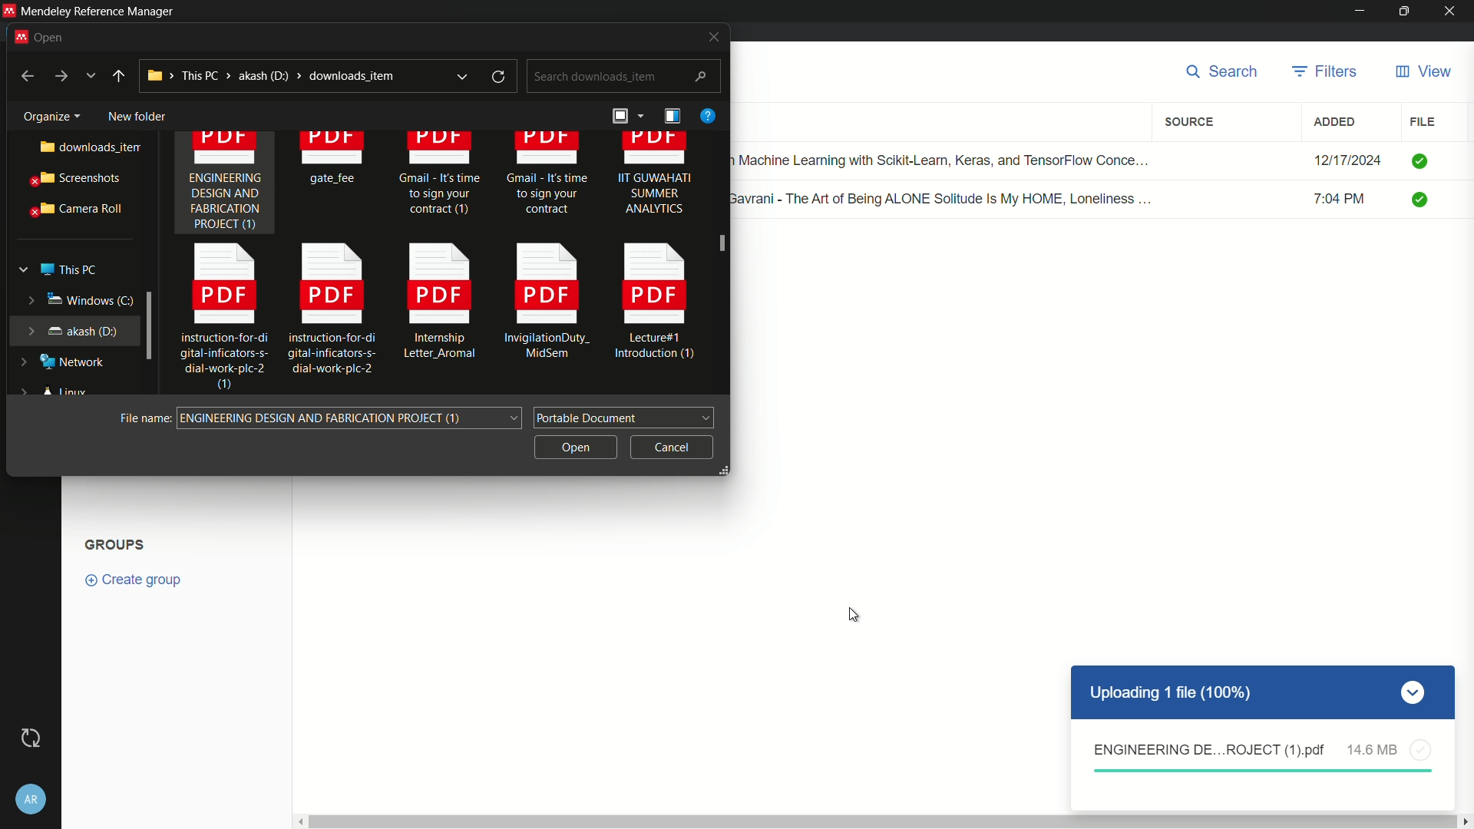 The width and height of the screenshot is (1474, 829). Describe the element at coordinates (1425, 201) in the screenshot. I see `check` at that location.